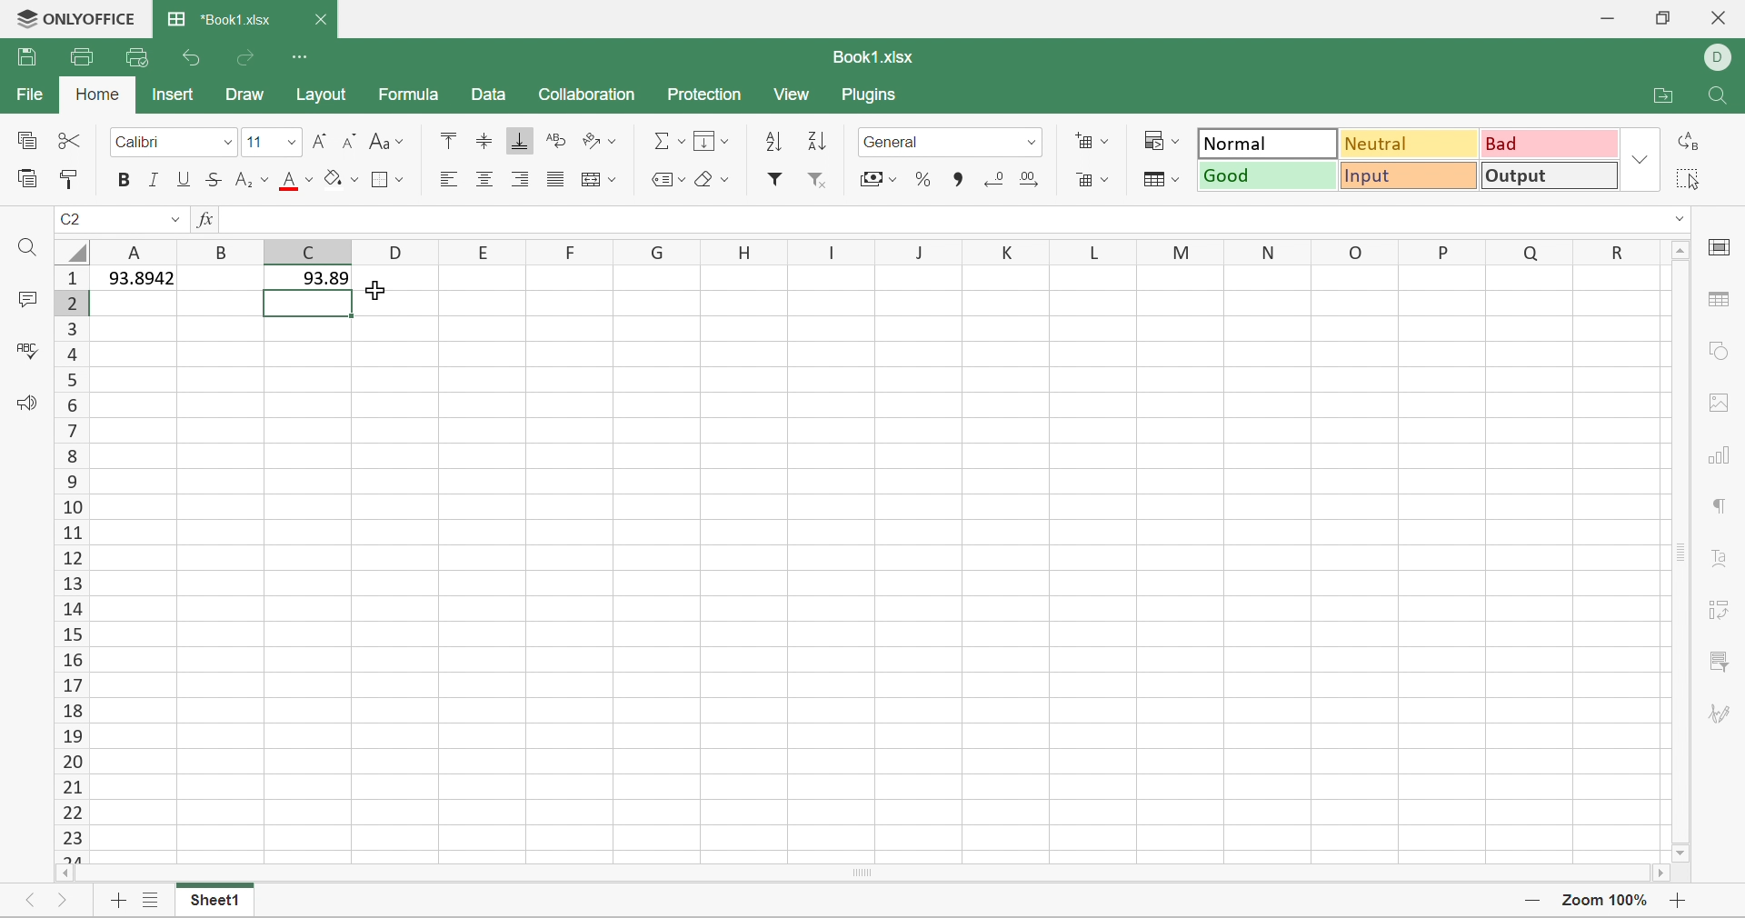  What do you see at coordinates (590, 93) in the screenshot?
I see `Collaboration` at bounding box center [590, 93].